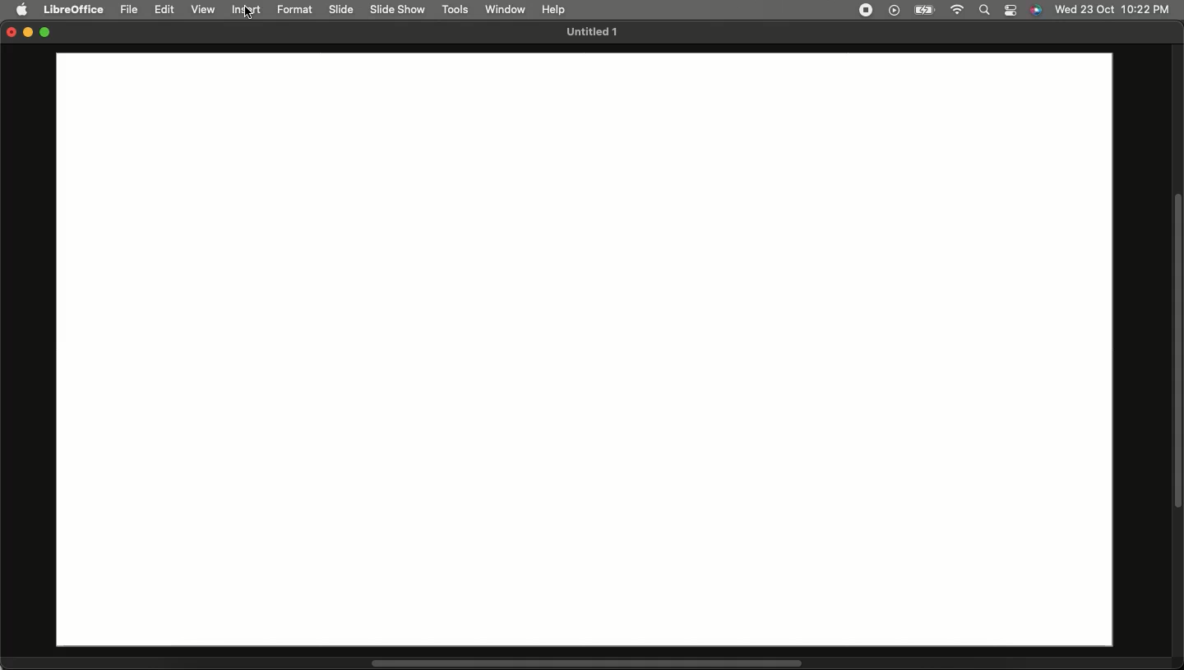  What do you see at coordinates (131, 10) in the screenshot?
I see `File` at bounding box center [131, 10].